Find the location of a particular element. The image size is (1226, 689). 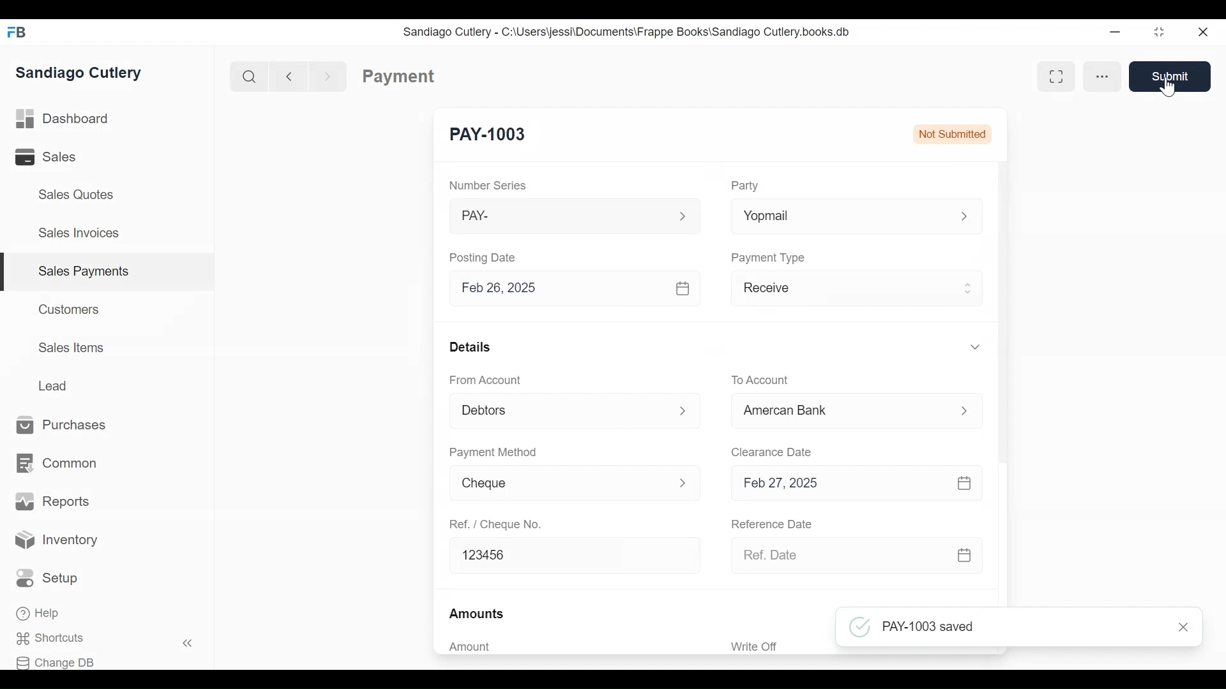

123456 is located at coordinates (574, 556).